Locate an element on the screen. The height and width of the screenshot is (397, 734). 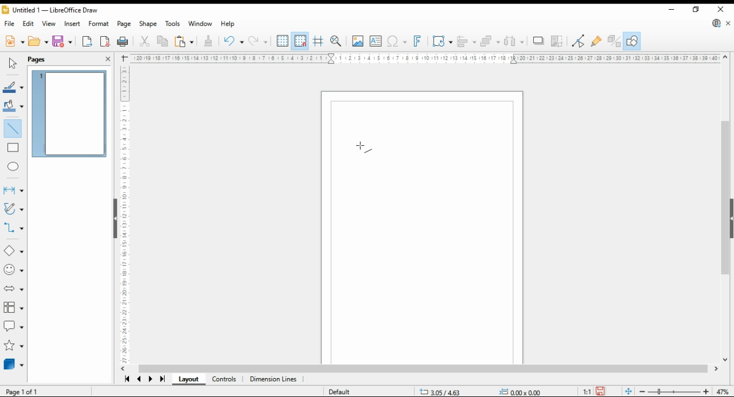
pan and zoom is located at coordinates (336, 41).